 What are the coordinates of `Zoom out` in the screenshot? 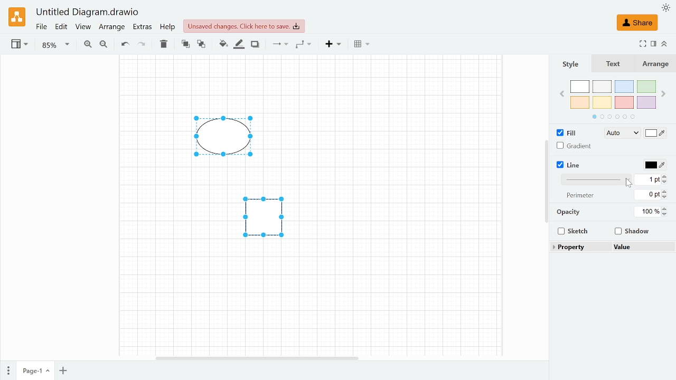 It's located at (104, 45).